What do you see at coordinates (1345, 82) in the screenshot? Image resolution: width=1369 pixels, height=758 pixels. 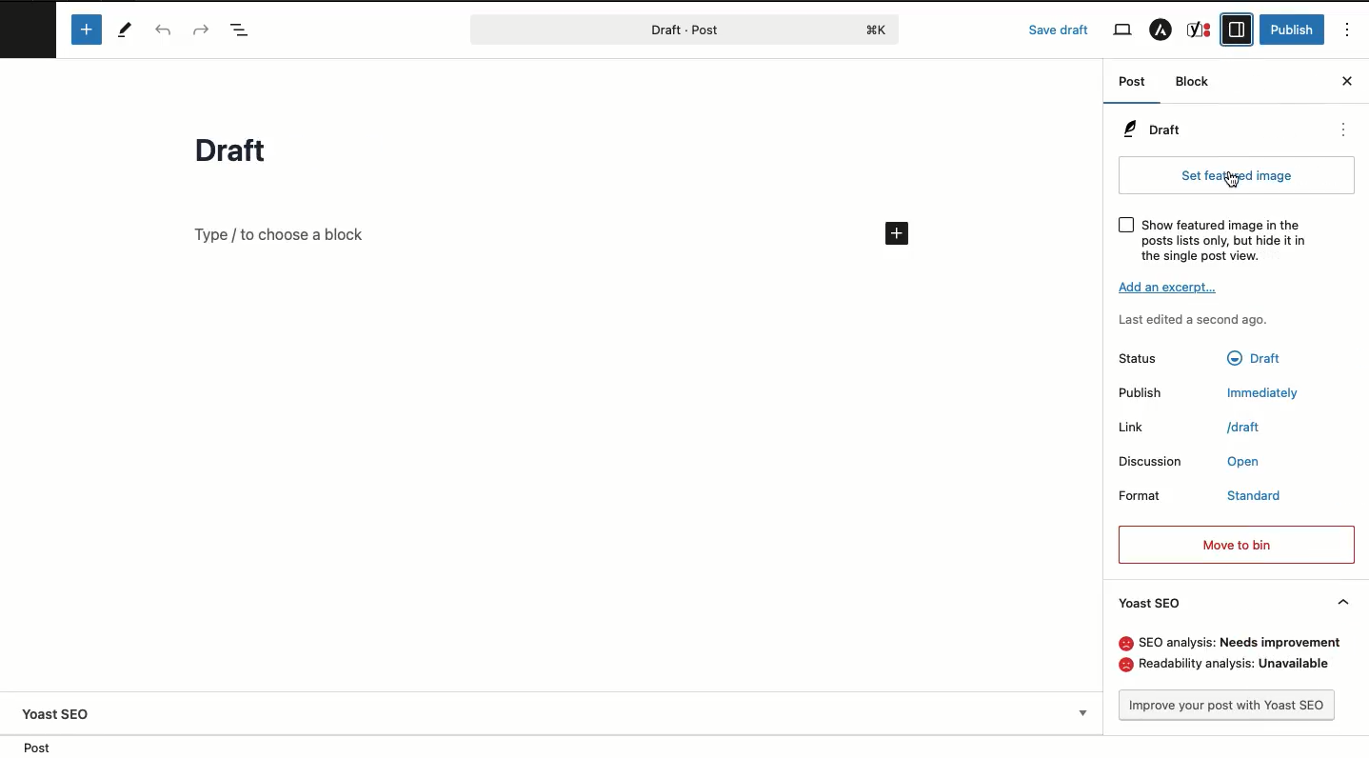 I see `Close` at bounding box center [1345, 82].